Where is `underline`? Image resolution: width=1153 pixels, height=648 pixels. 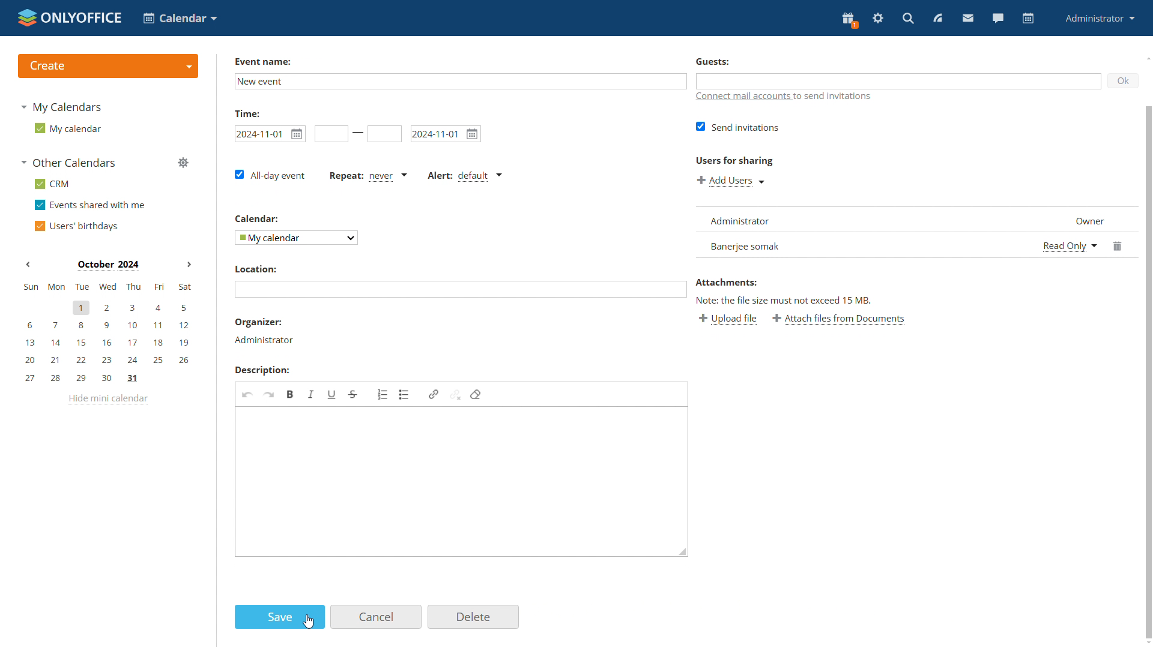
underline is located at coordinates (332, 394).